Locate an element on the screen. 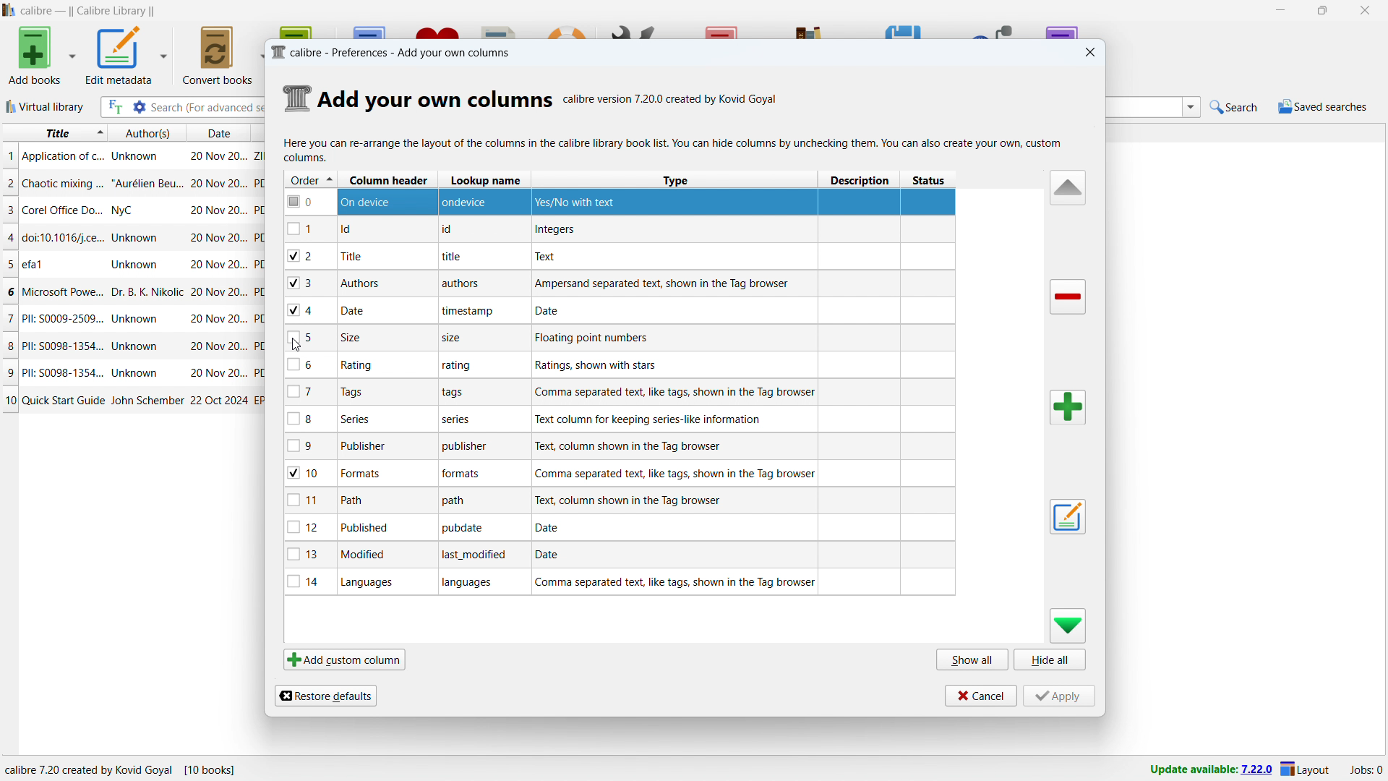 The height and width of the screenshot is (781, 1388). title is located at coordinates (64, 400).